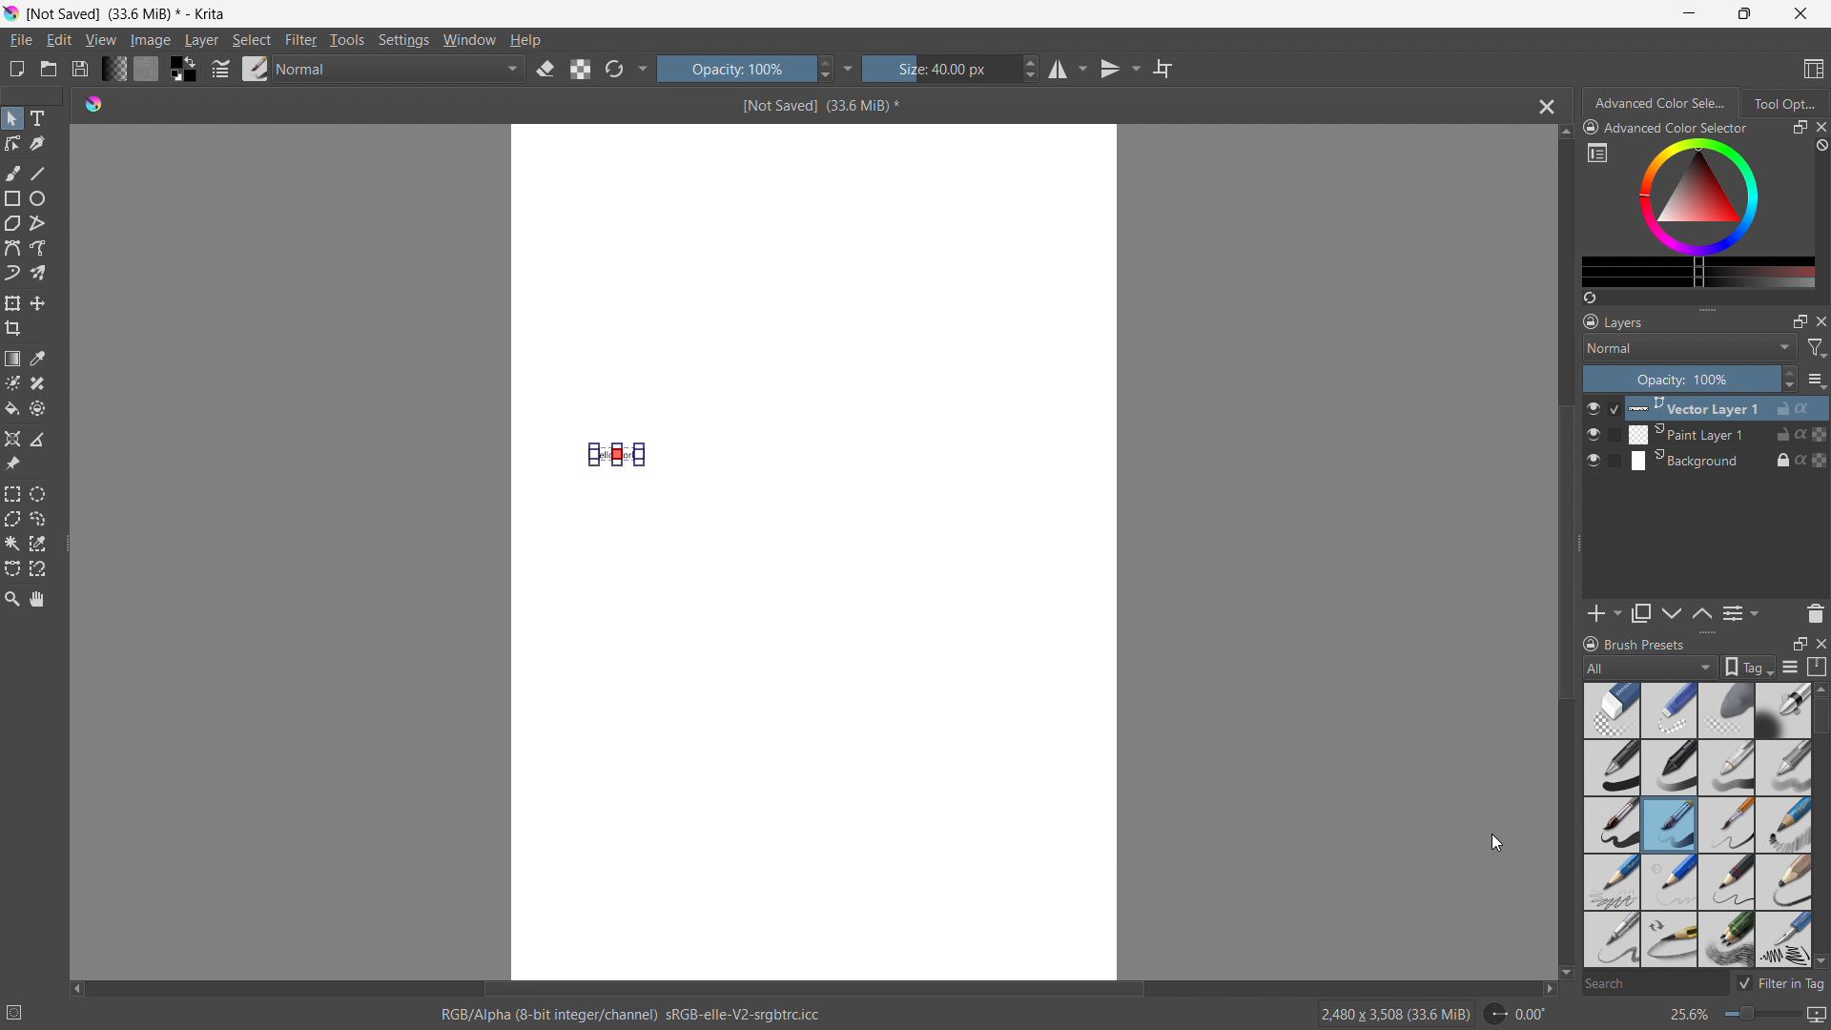 Image resolution: width=1831 pixels, height=1030 pixels. What do you see at coordinates (1718, 435) in the screenshot?
I see `Paint Layer 1` at bounding box center [1718, 435].